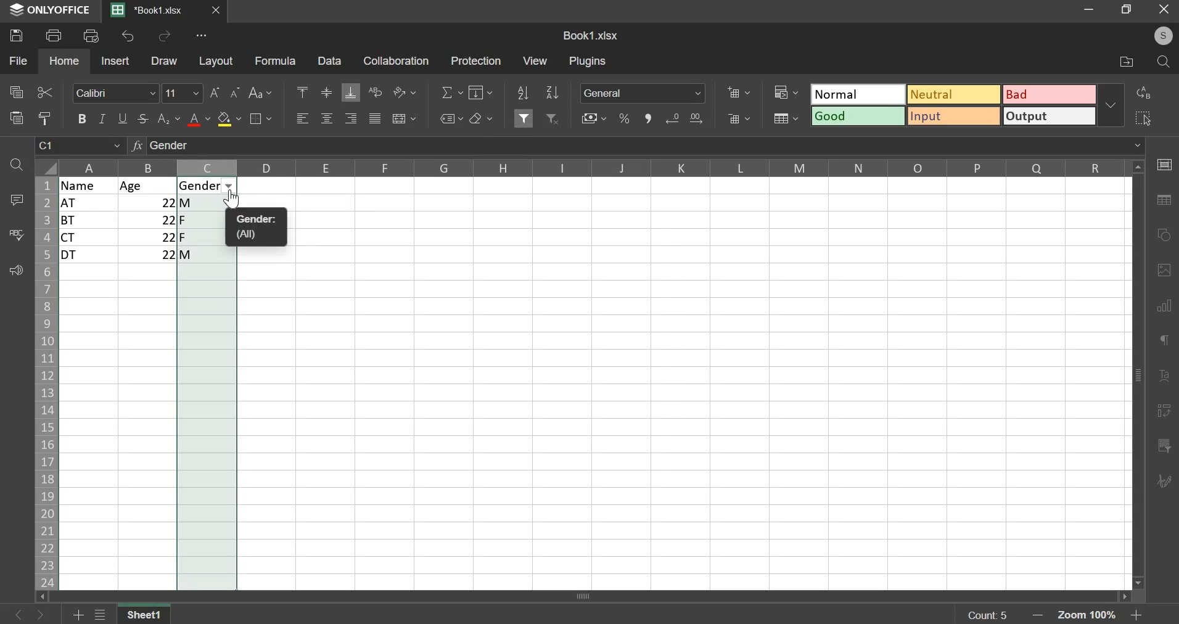 This screenshot has width=1179, height=624. Describe the element at coordinates (1163, 413) in the screenshot. I see `pivot table` at that location.